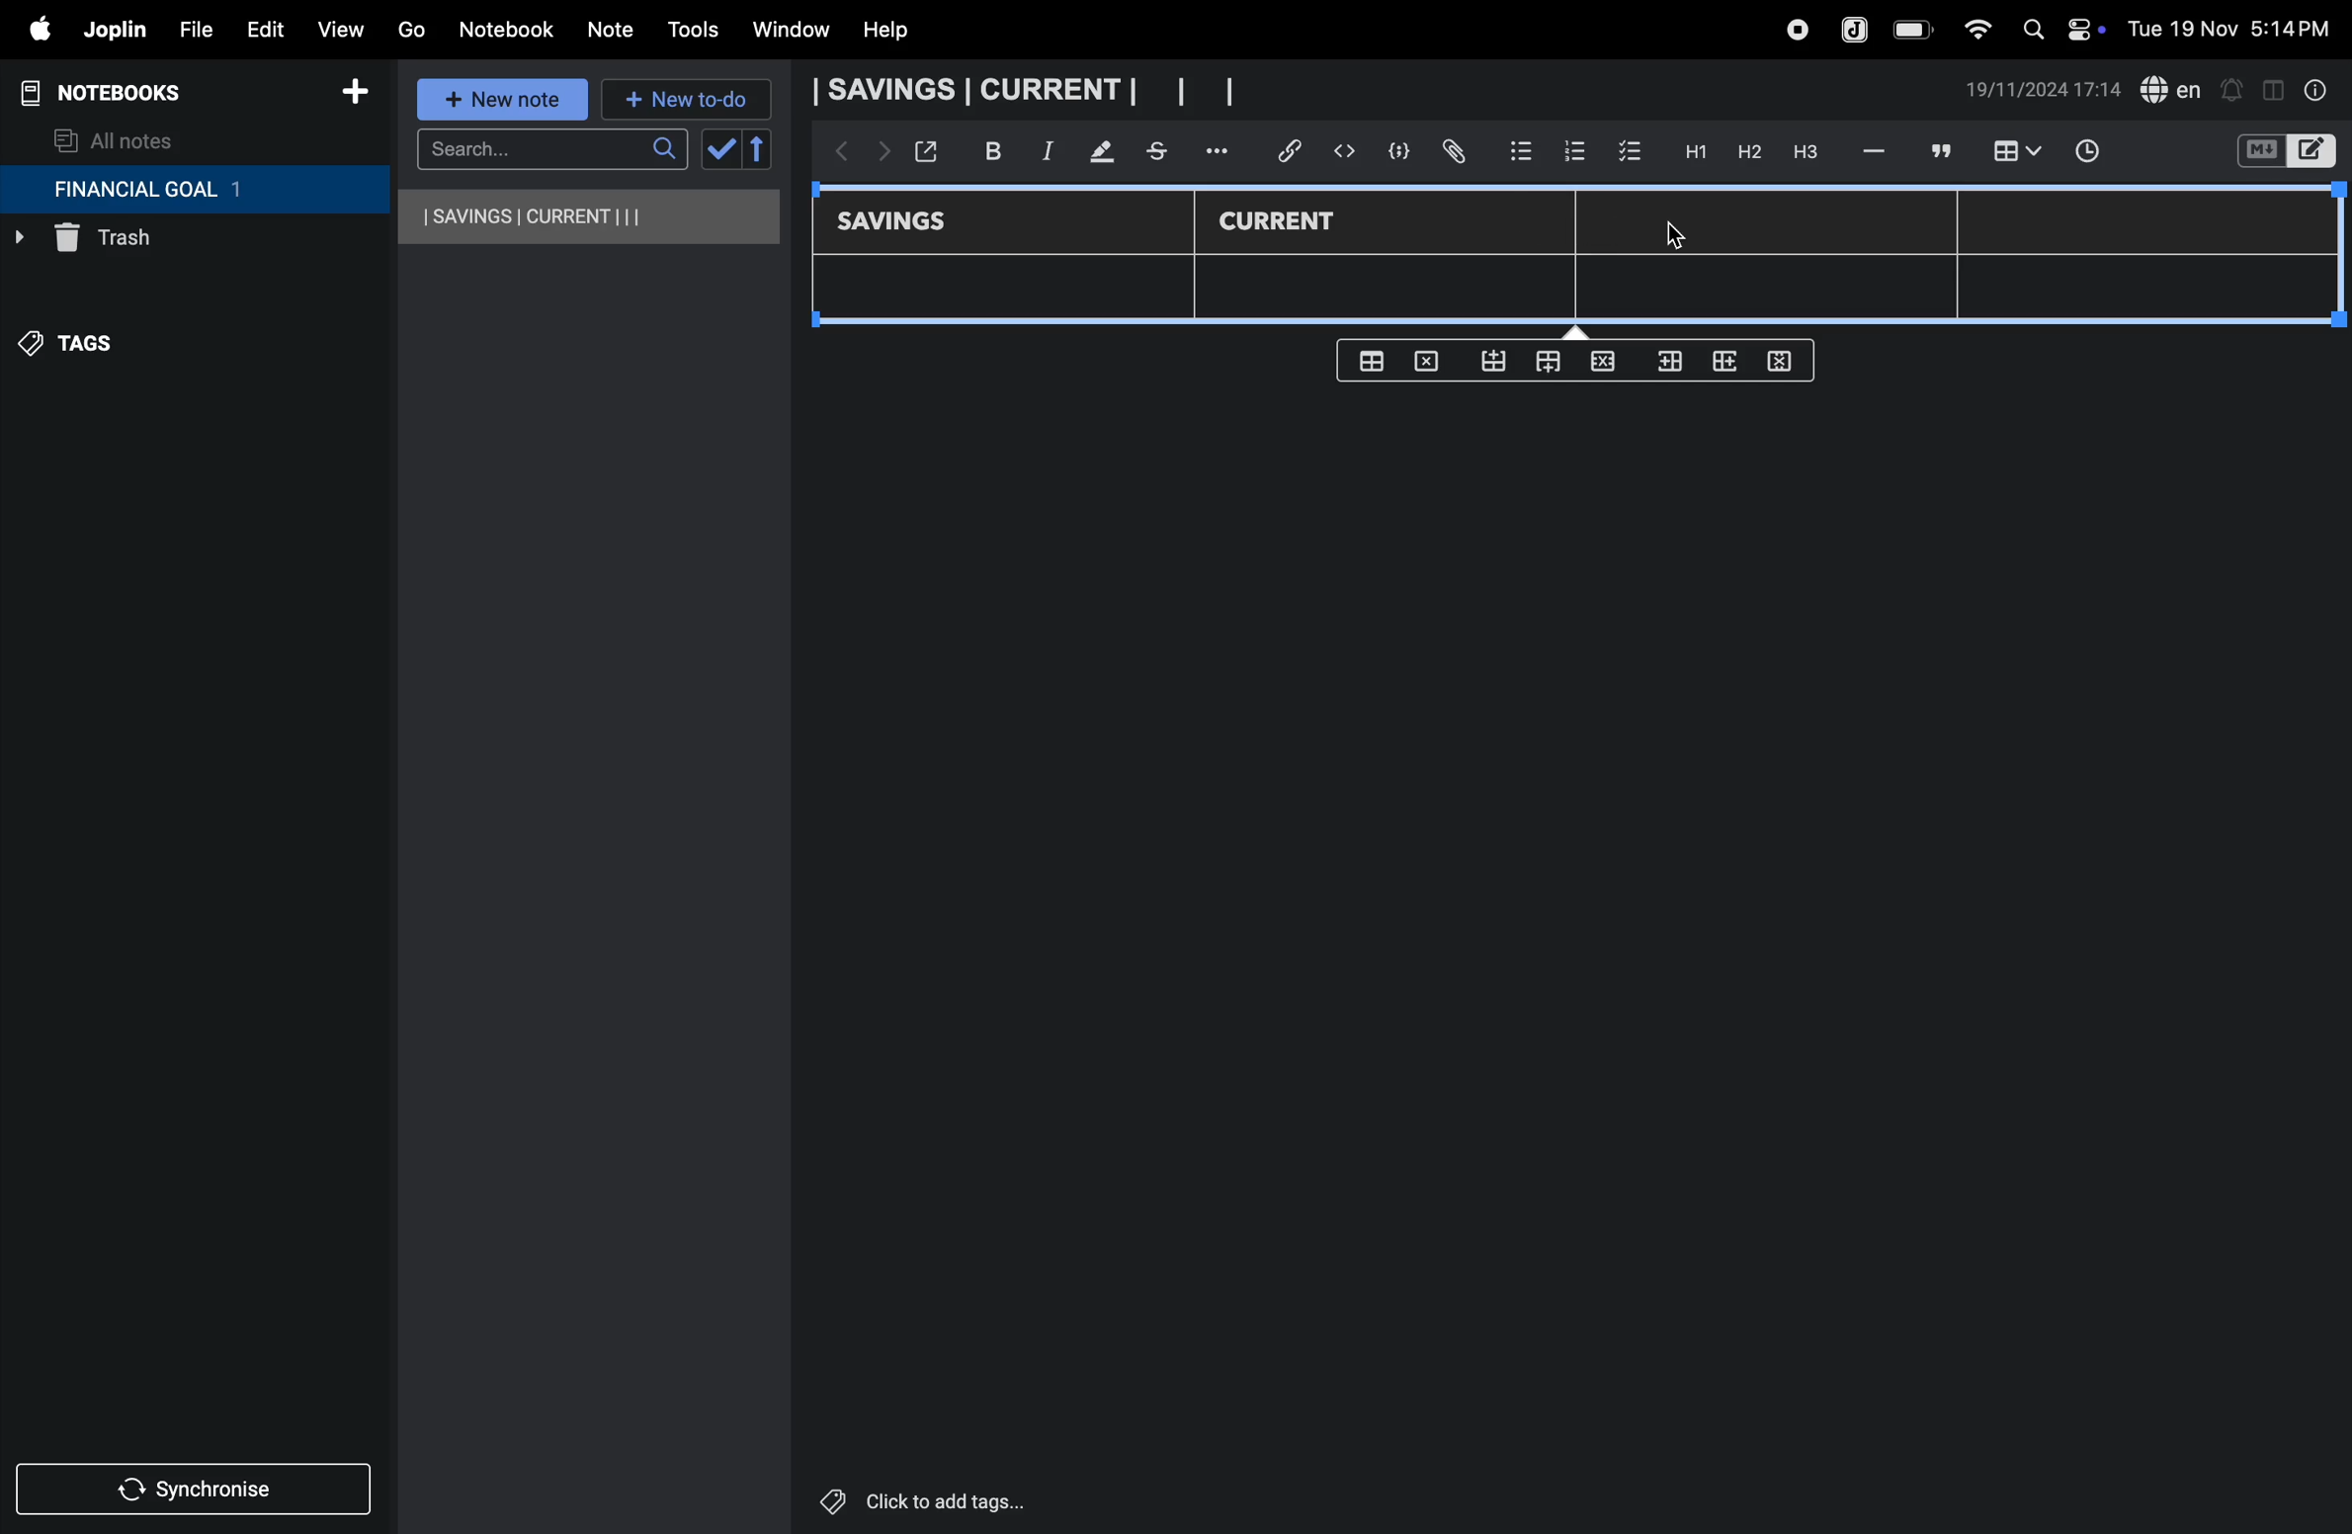 The width and height of the screenshot is (2352, 1534). Describe the element at coordinates (1972, 29) in the screenshot. I see `wifi` at that location.